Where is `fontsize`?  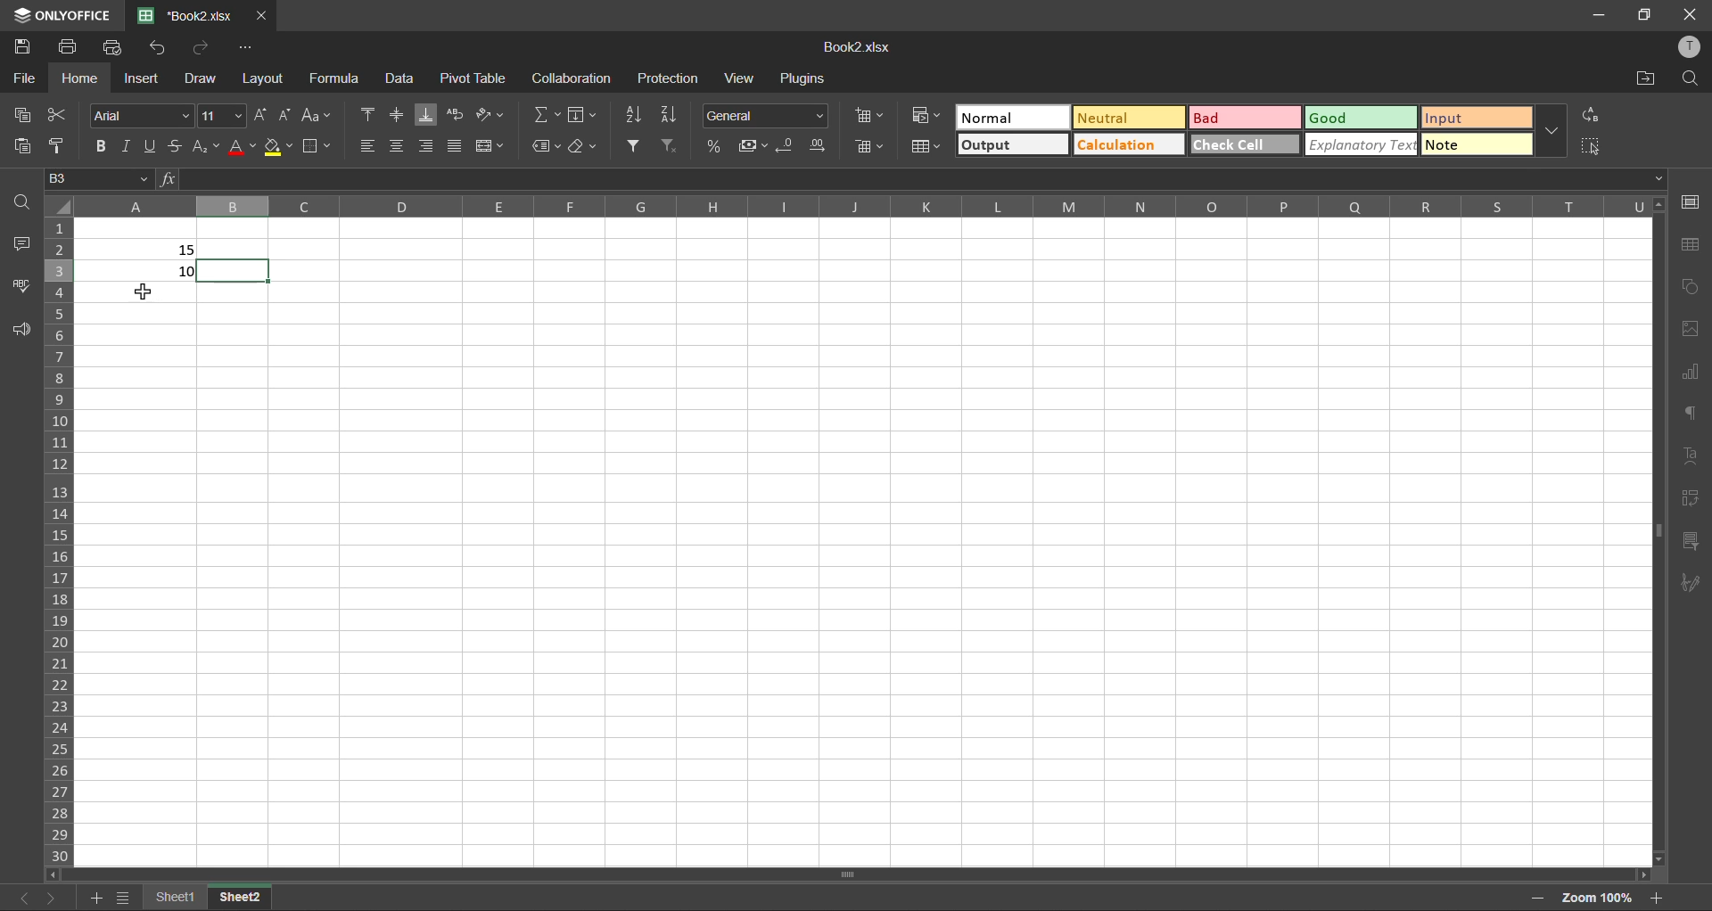
fontsize is located at coordinates (221, 116).